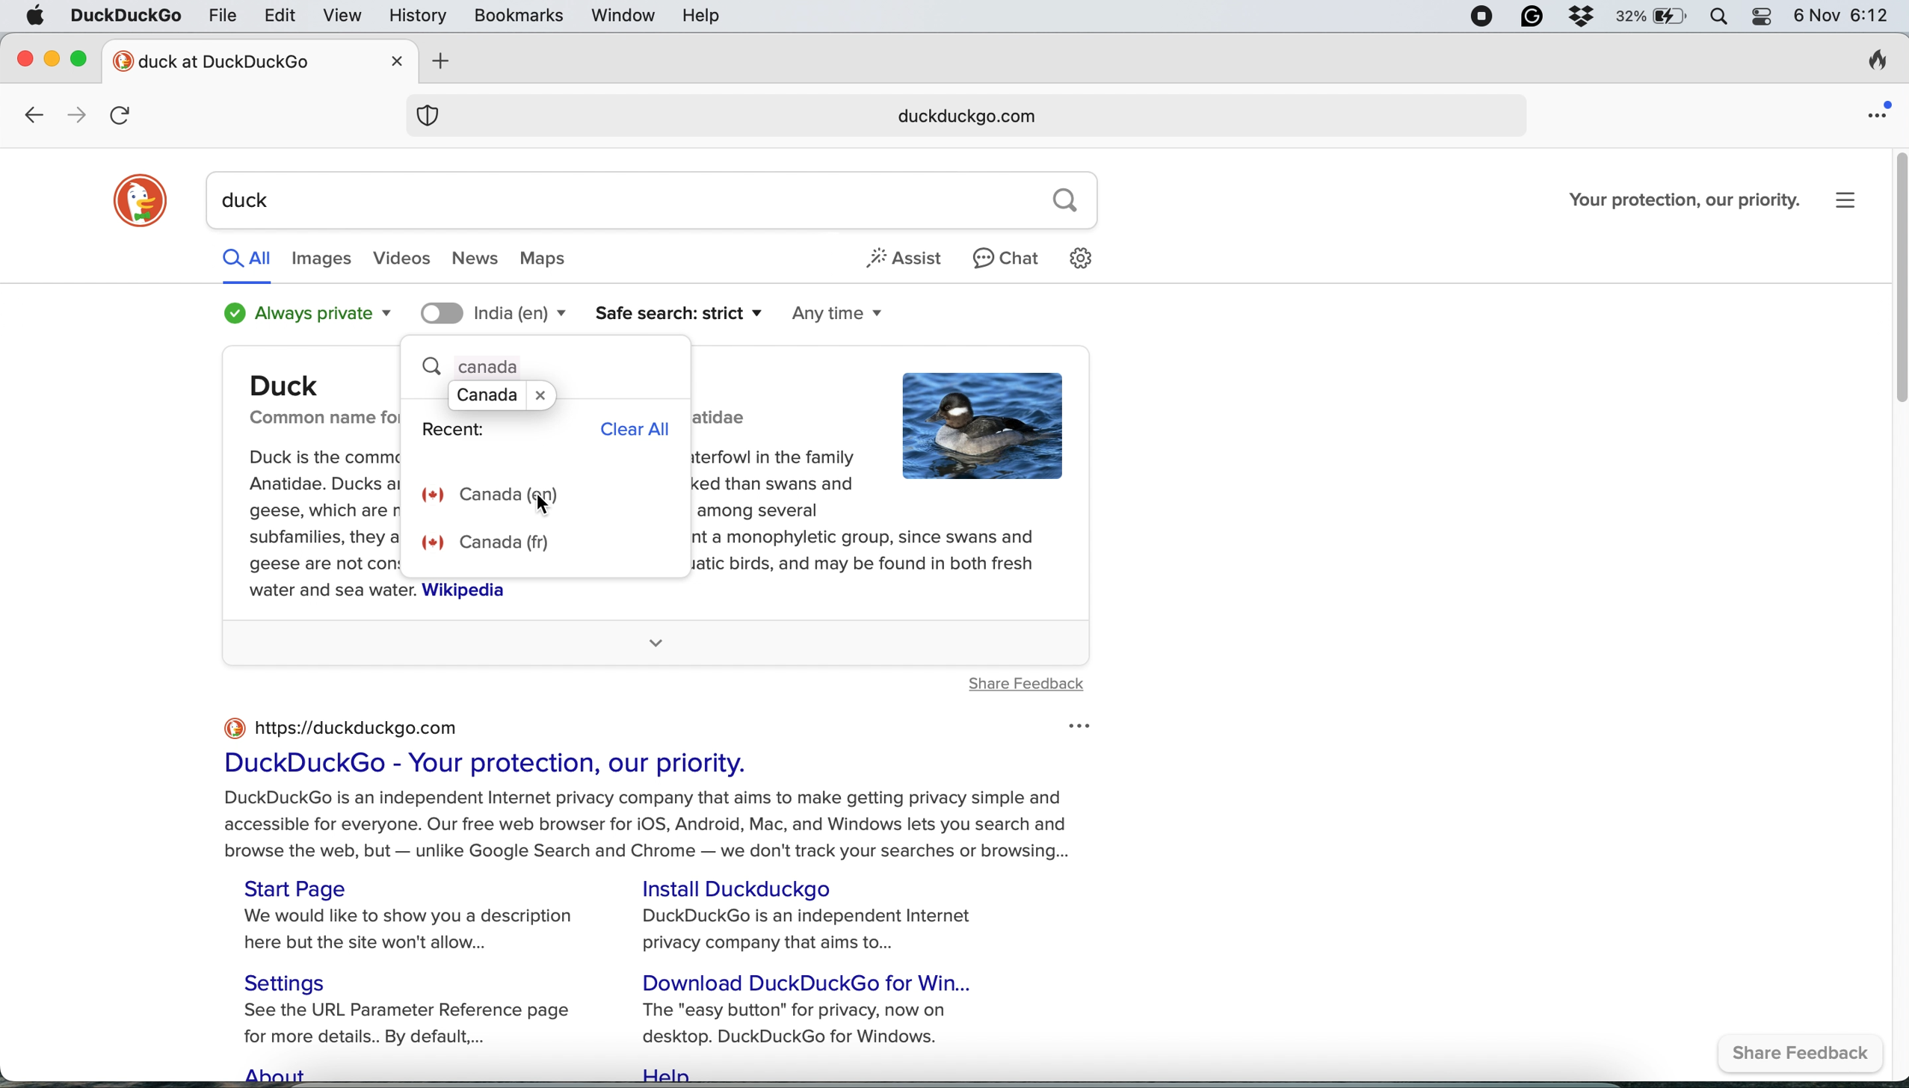 The width and height of the screenshot is (1909, 1088). I want to click on window, so click(626, 16).